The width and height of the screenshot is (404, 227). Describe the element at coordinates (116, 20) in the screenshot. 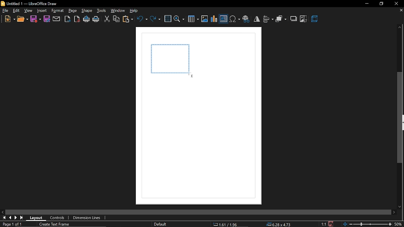

I see `copy` at that location.